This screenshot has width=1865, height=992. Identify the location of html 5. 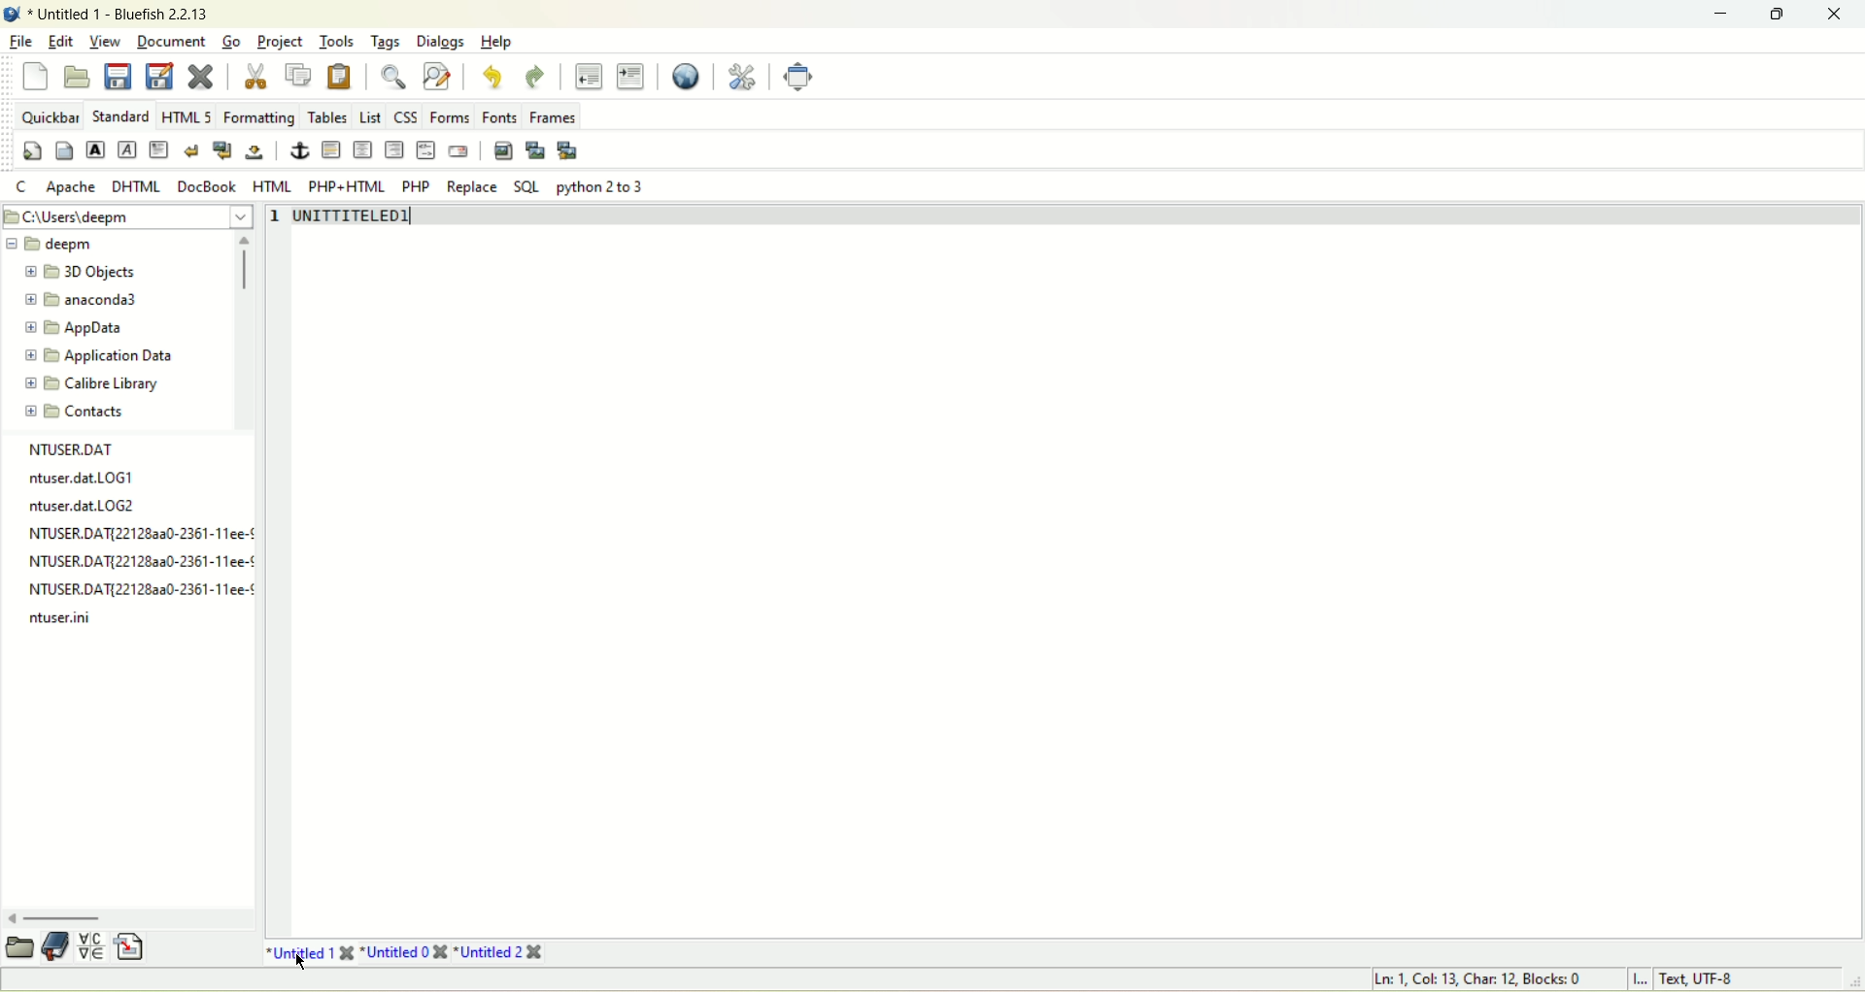
(185, 114).